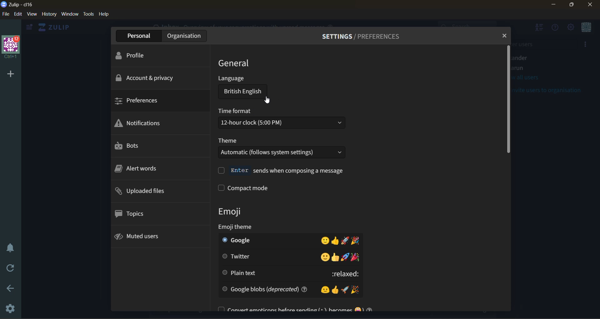 The image size is (600, 319). I want to click on help menu, so click(557, 30).